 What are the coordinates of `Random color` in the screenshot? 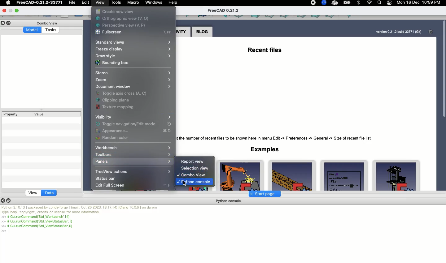 It's located at (114, 138).